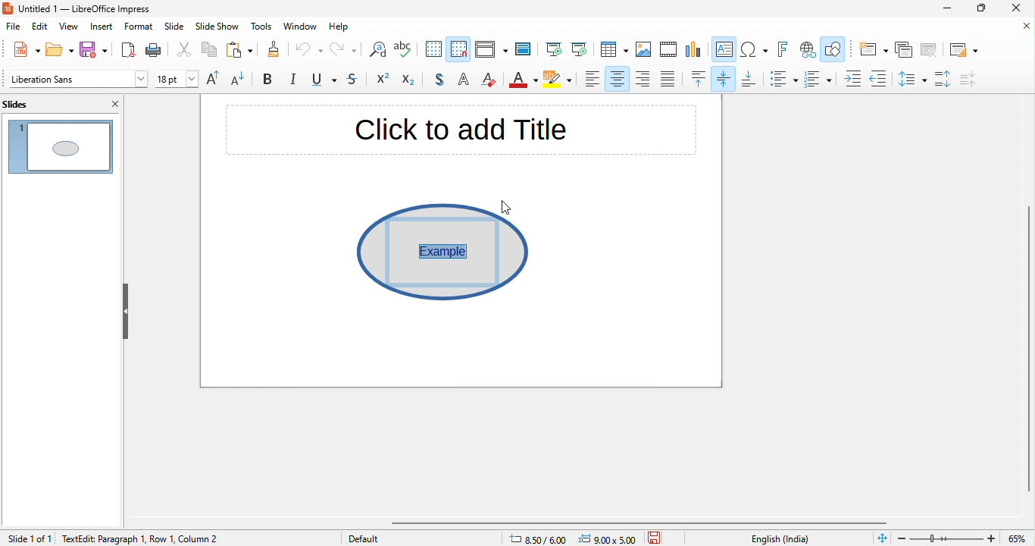  What do you see at coordinates (618, 79) in the screenshot?
I see `align center` at bounding box center [618, 79].